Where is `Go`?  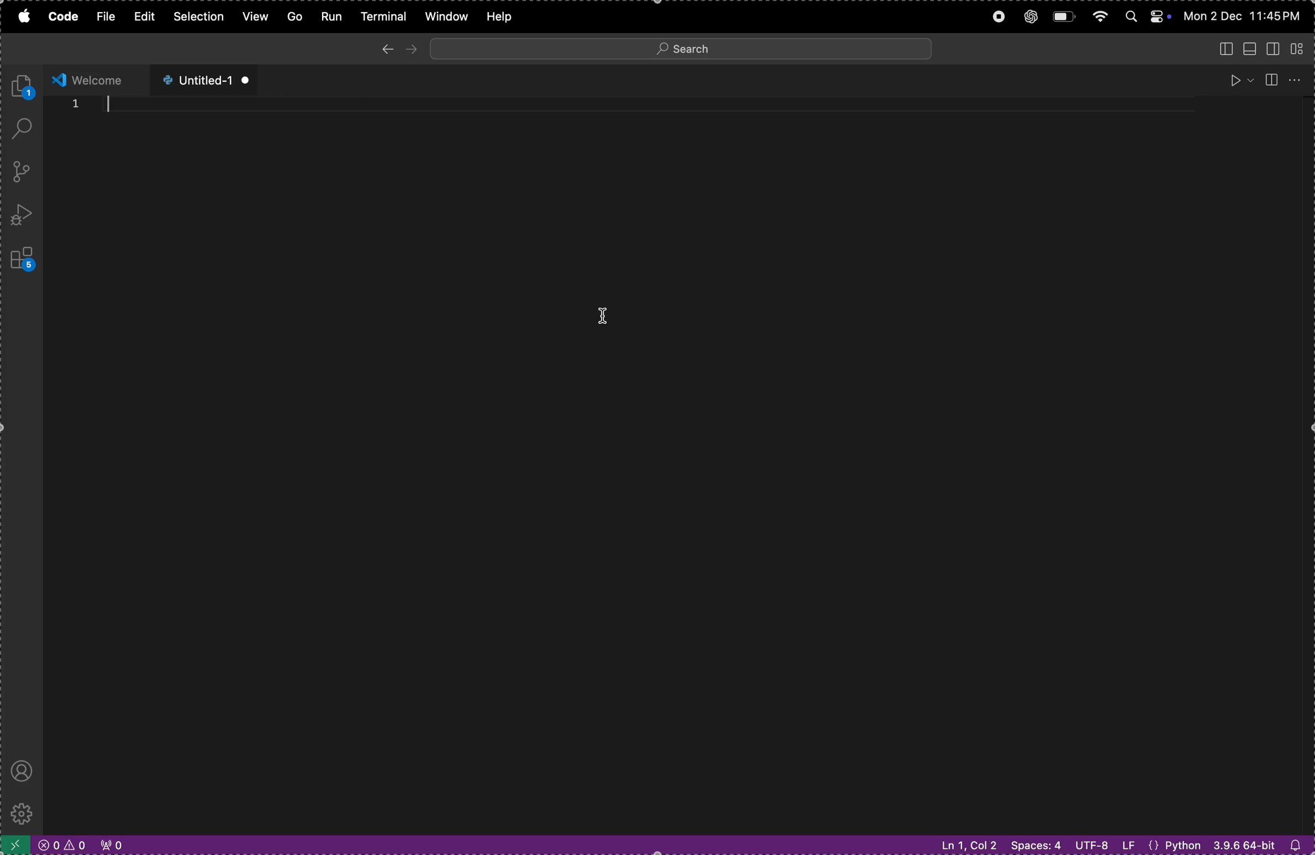 Go is located at coordinates (292, 15).